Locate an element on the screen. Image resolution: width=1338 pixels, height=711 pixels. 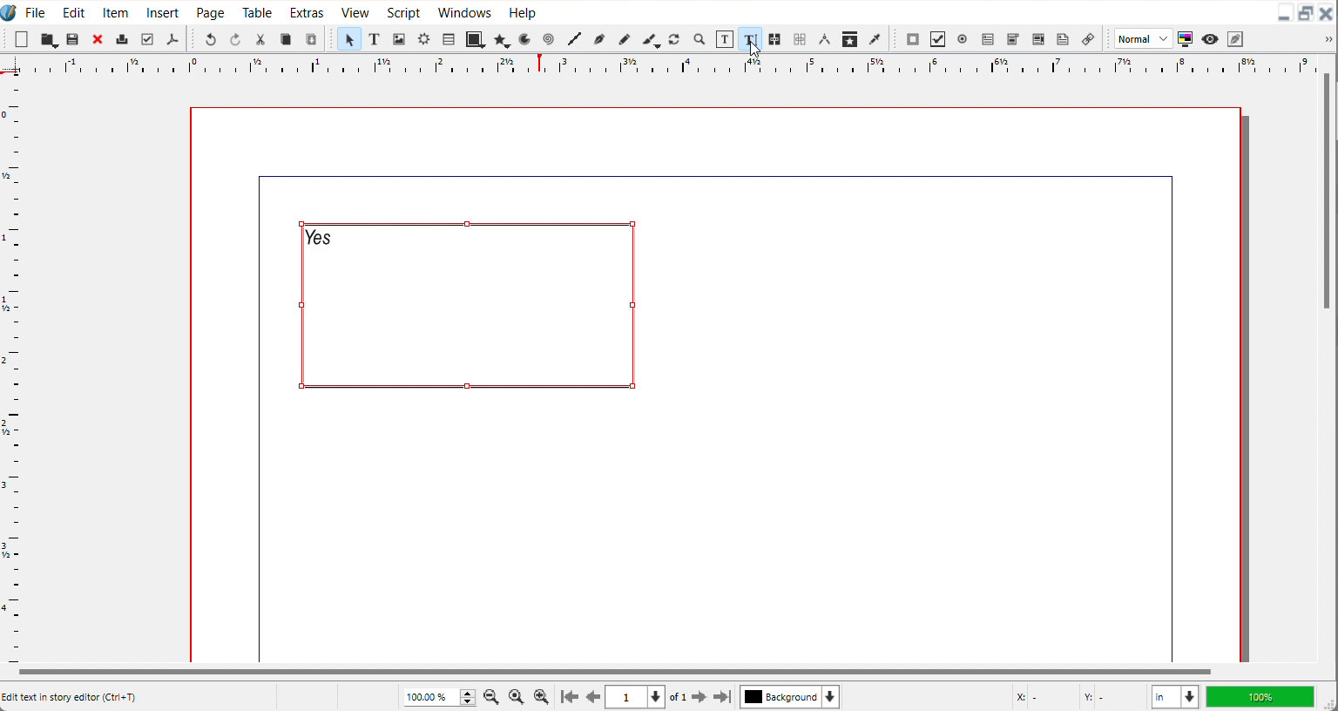
Spiral is located at coordinates (547, 39).